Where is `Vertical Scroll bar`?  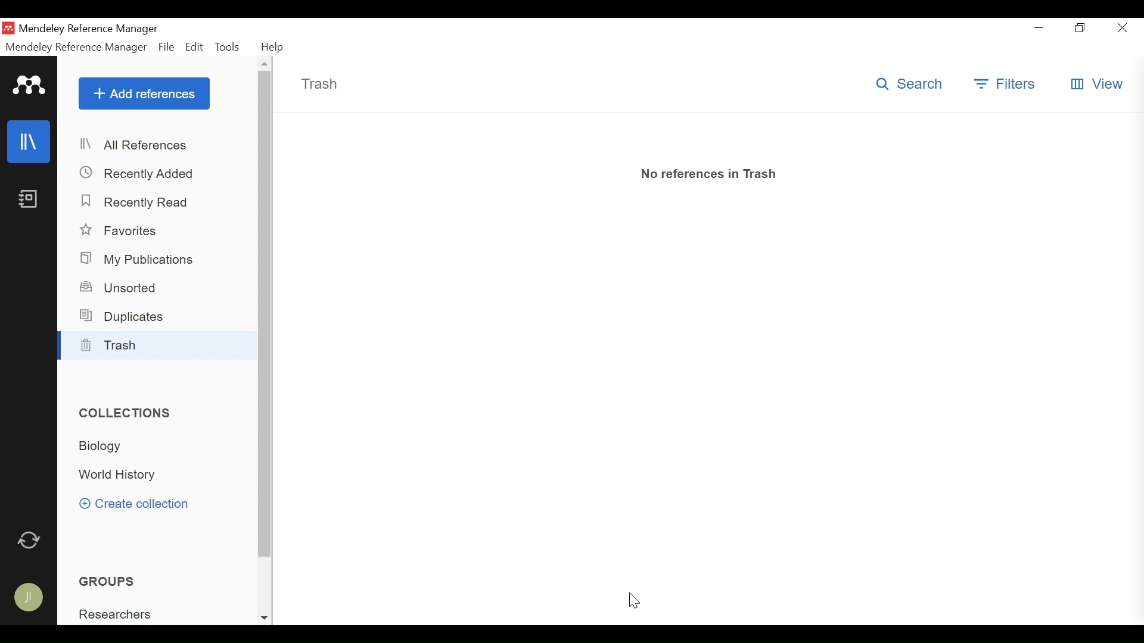 Vertical Scroll bar is located at coordinates (266, 316).